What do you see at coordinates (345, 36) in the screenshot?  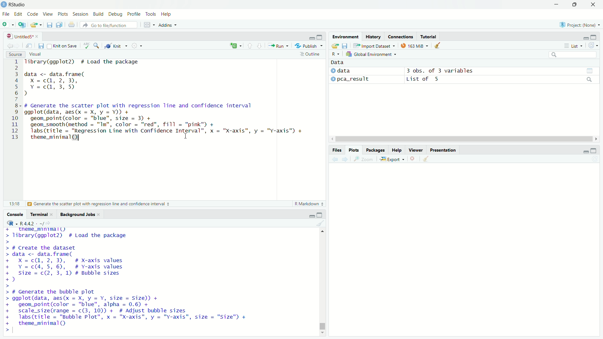 I see `Environment` at bounding box center [345, 36].